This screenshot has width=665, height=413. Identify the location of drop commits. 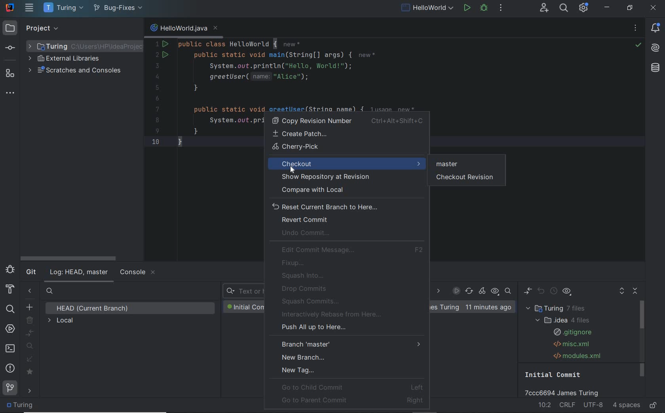
(302, 289).